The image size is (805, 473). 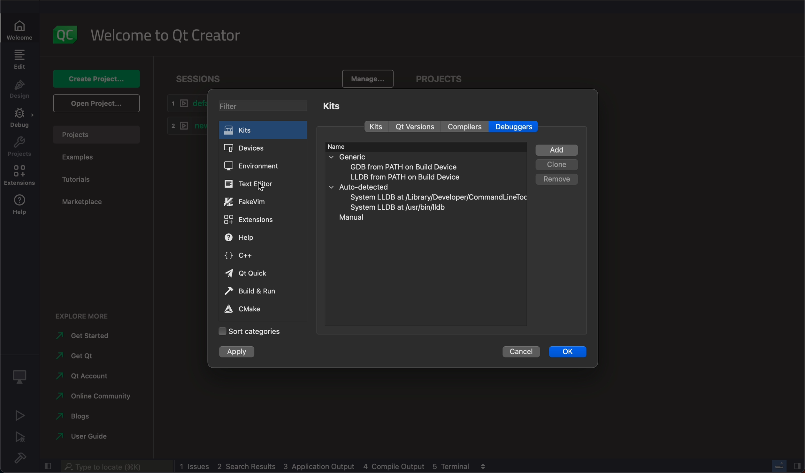 I want to click on debug, so click(x=19, y=120).